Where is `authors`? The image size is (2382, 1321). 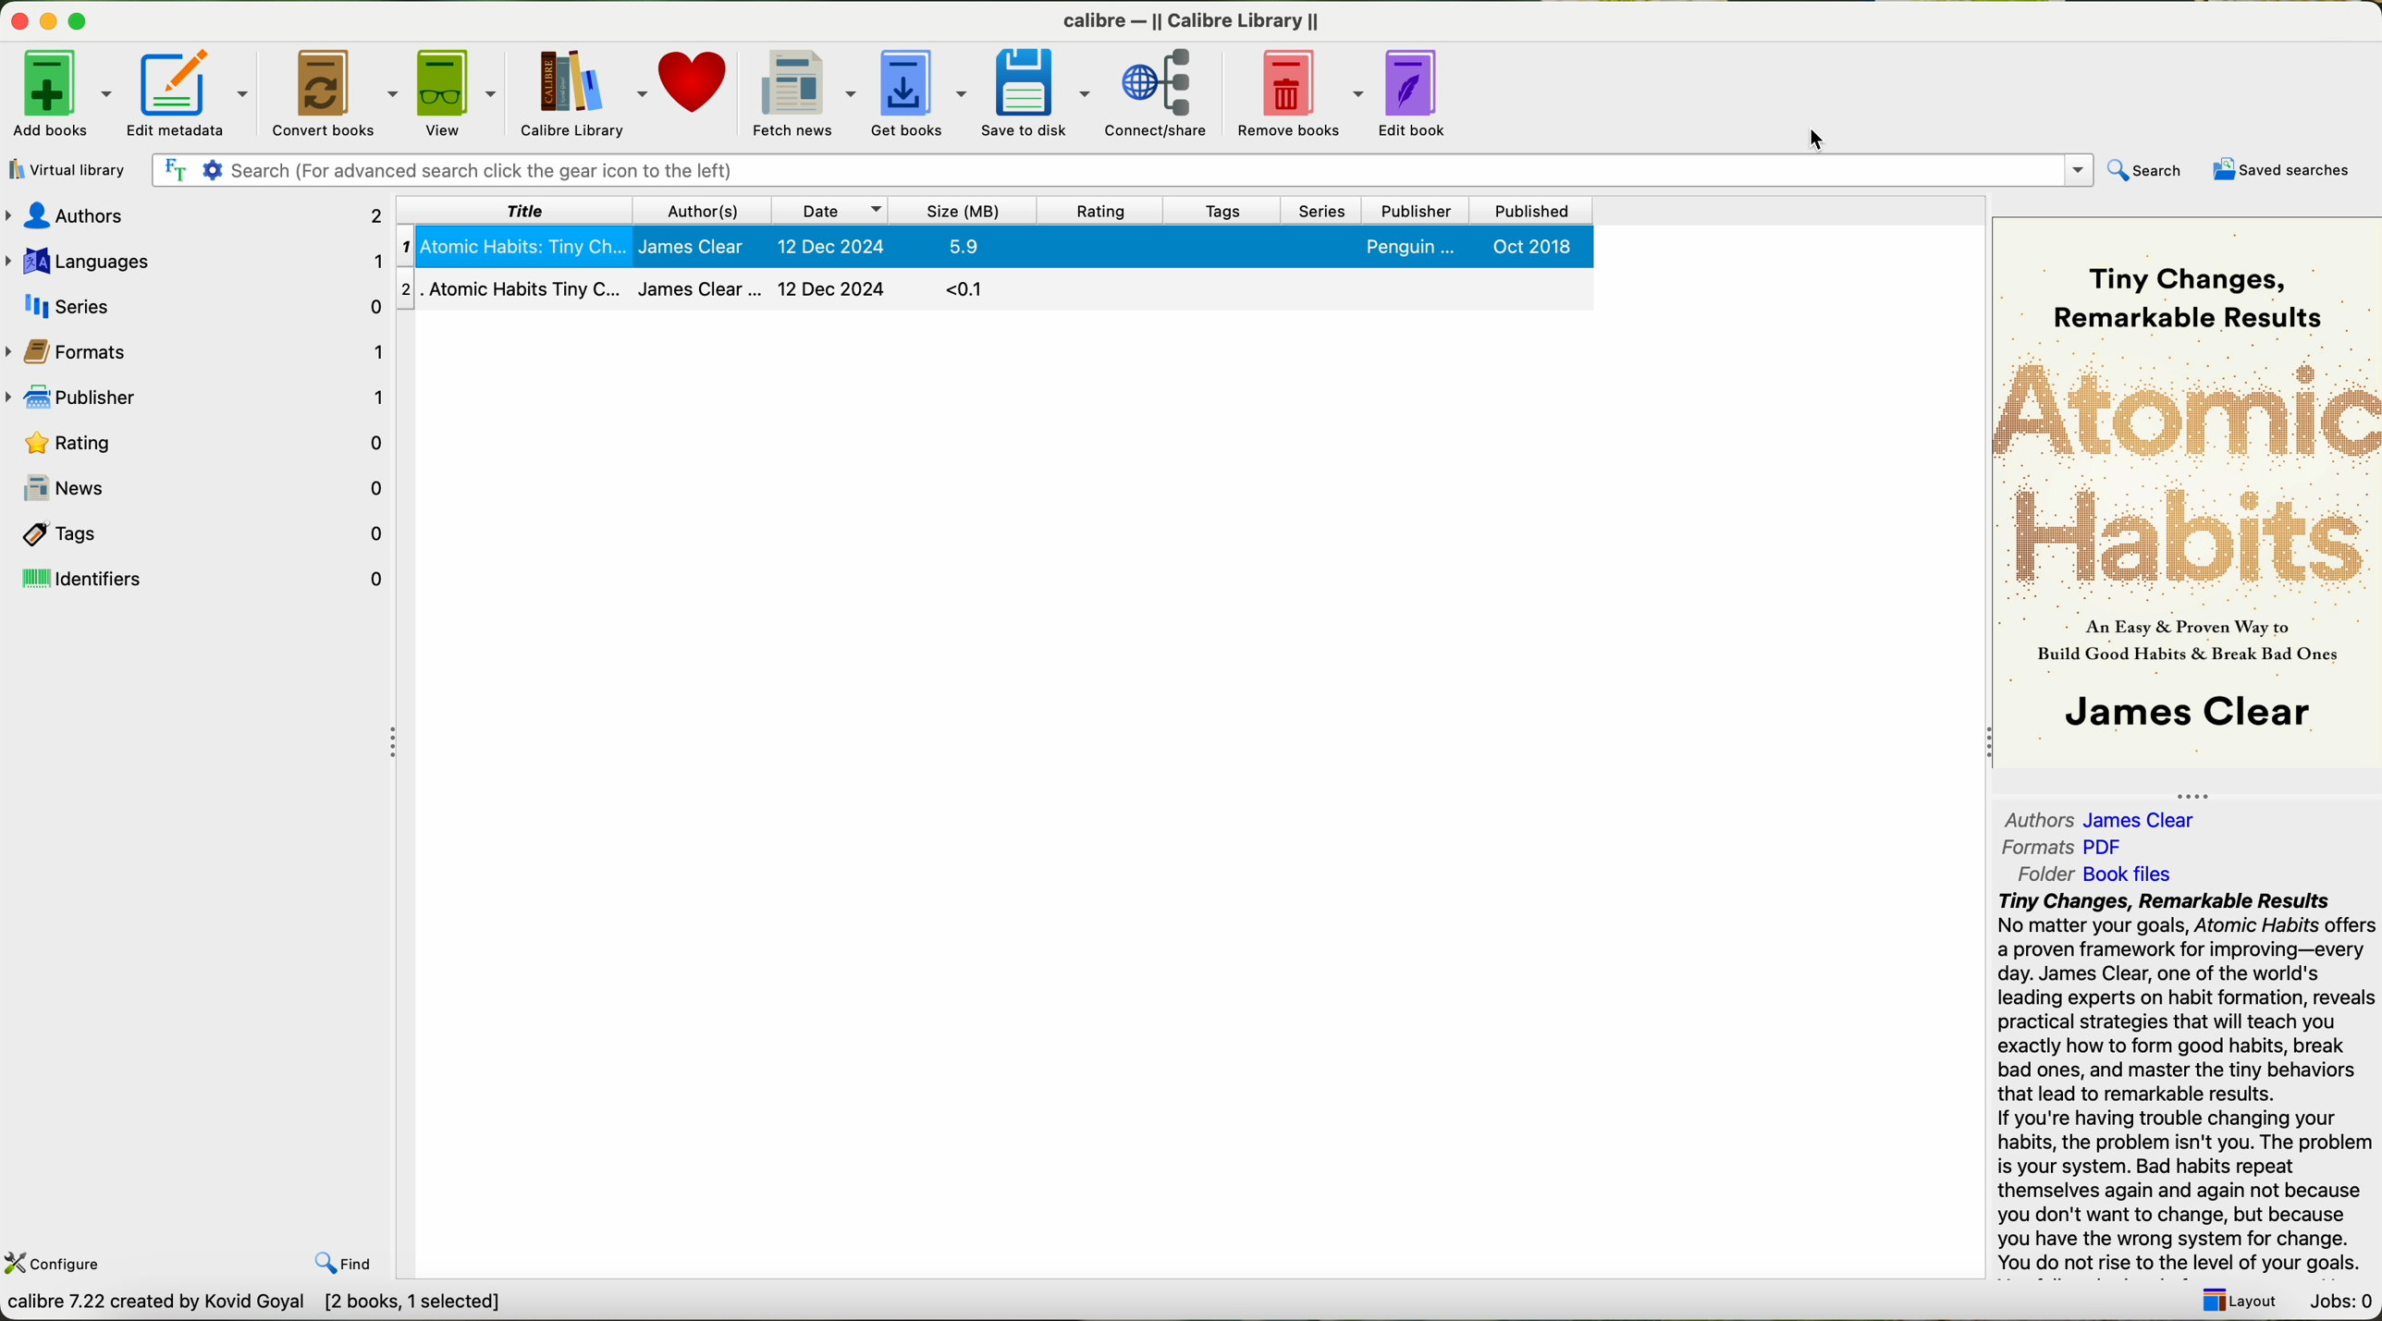
authors is located at coordinates (684, 210).